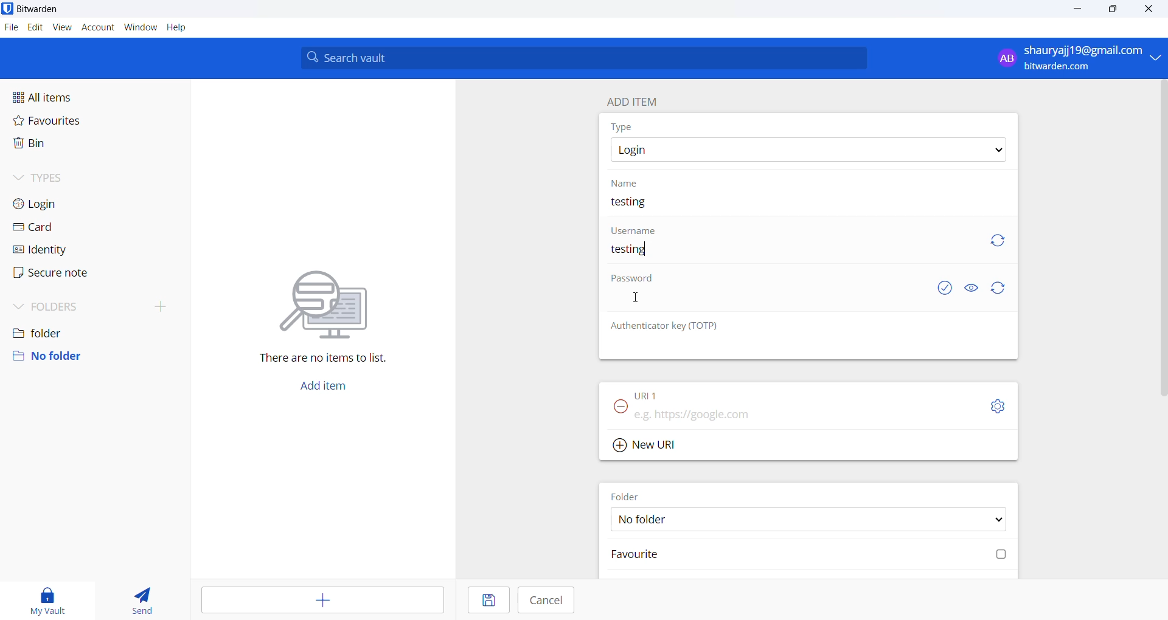 The height and width of the screenshot is (620, 1168). What do you see at coordinates (322, 319) in the screenshot?
I see `There are no items to list.` at bounding box center [322, 319].